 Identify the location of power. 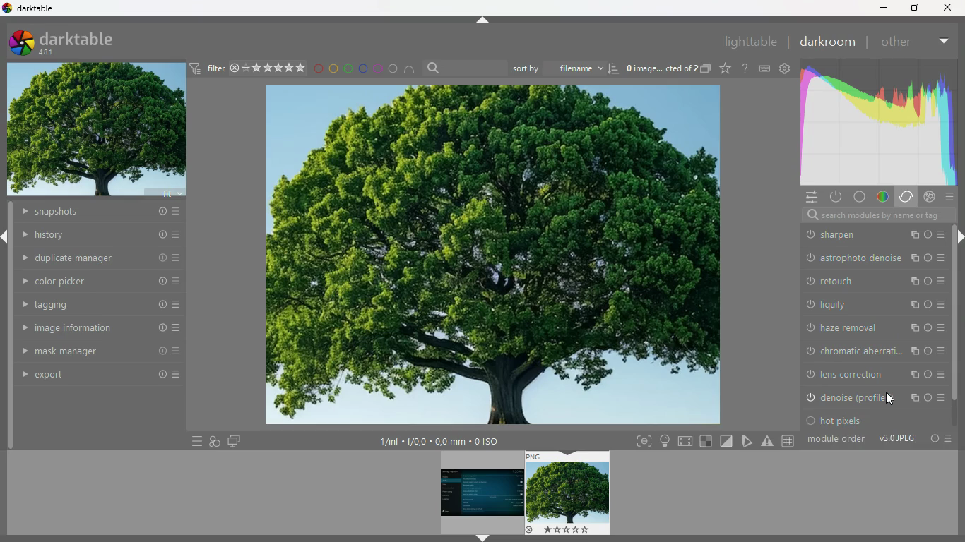
(815, 233).